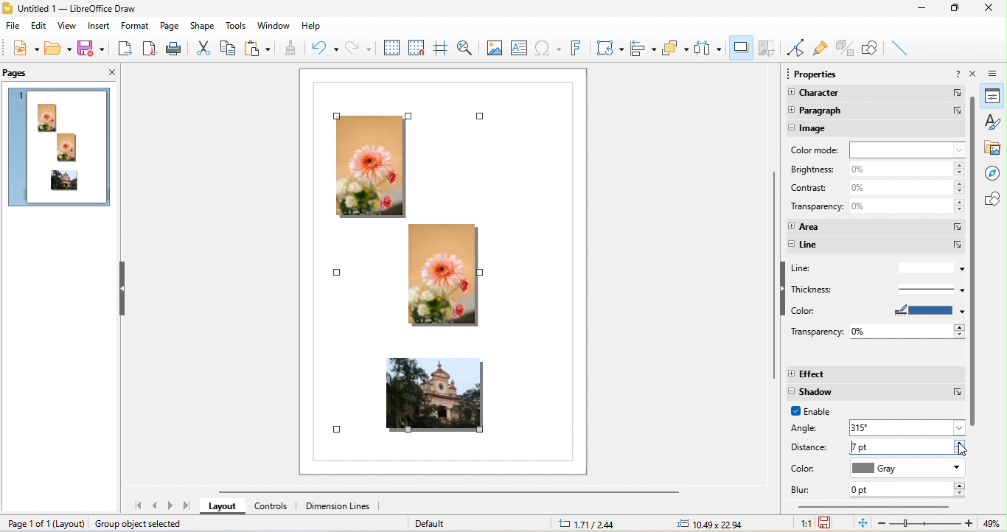 The height and width of the screenshot is (532, 1007). I want to click on paragraph, so click(876, 111).